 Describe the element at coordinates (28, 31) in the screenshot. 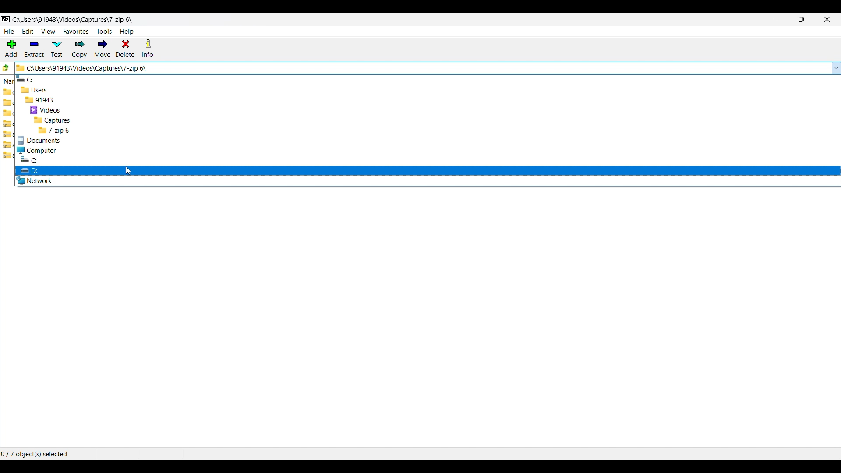

I see `Edit menu` at that location.